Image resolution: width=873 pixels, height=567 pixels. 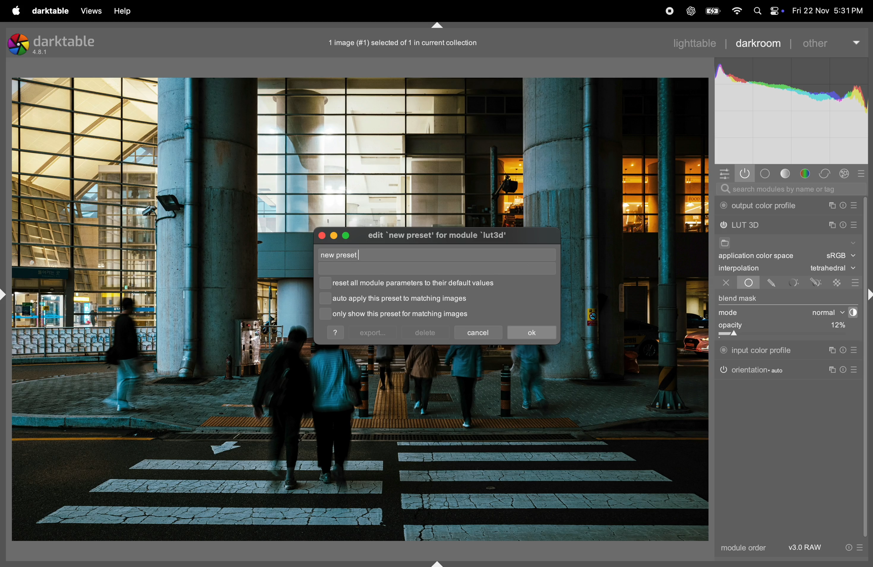 What do you see at coordinates (775, 11) in the screenshot?
I see `apple widgets` at bounding box center [775, 11].